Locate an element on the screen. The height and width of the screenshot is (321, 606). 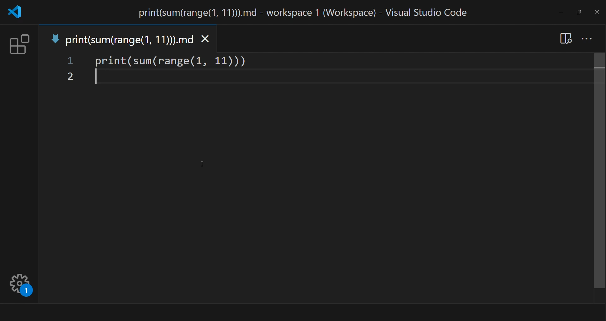
extension is located at coordinates (19, 44).